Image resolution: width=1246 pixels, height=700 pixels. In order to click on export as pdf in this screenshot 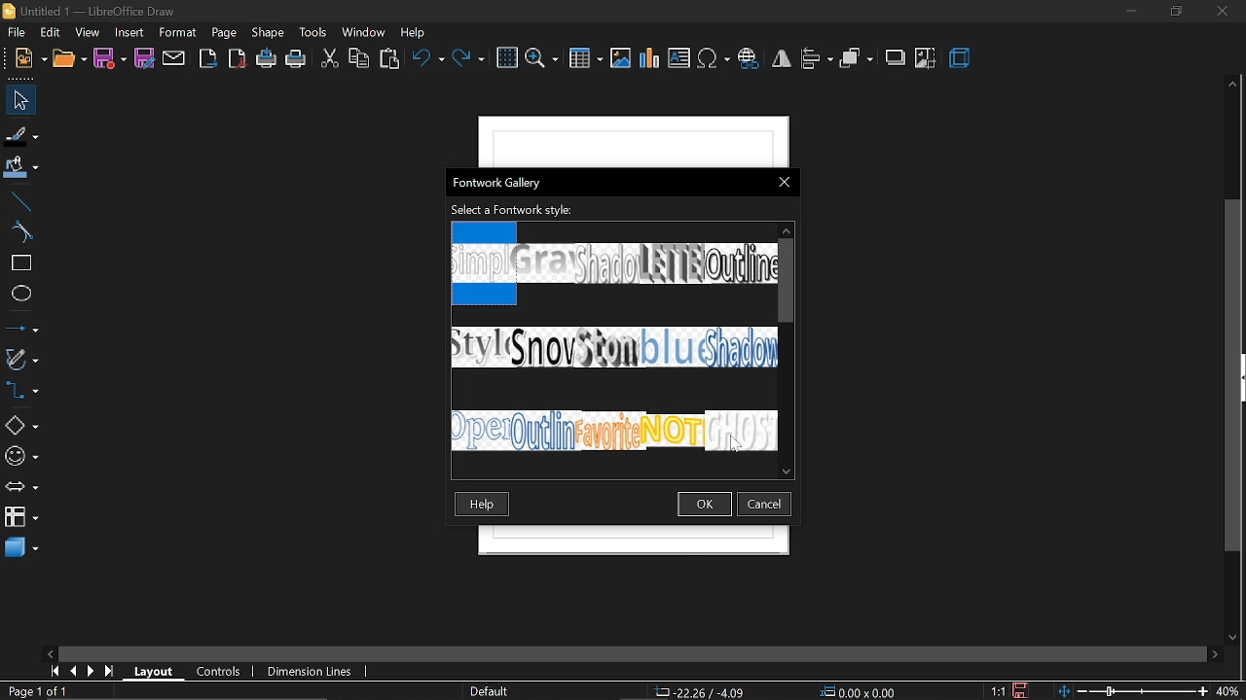, I will do `click(238, 59)`.